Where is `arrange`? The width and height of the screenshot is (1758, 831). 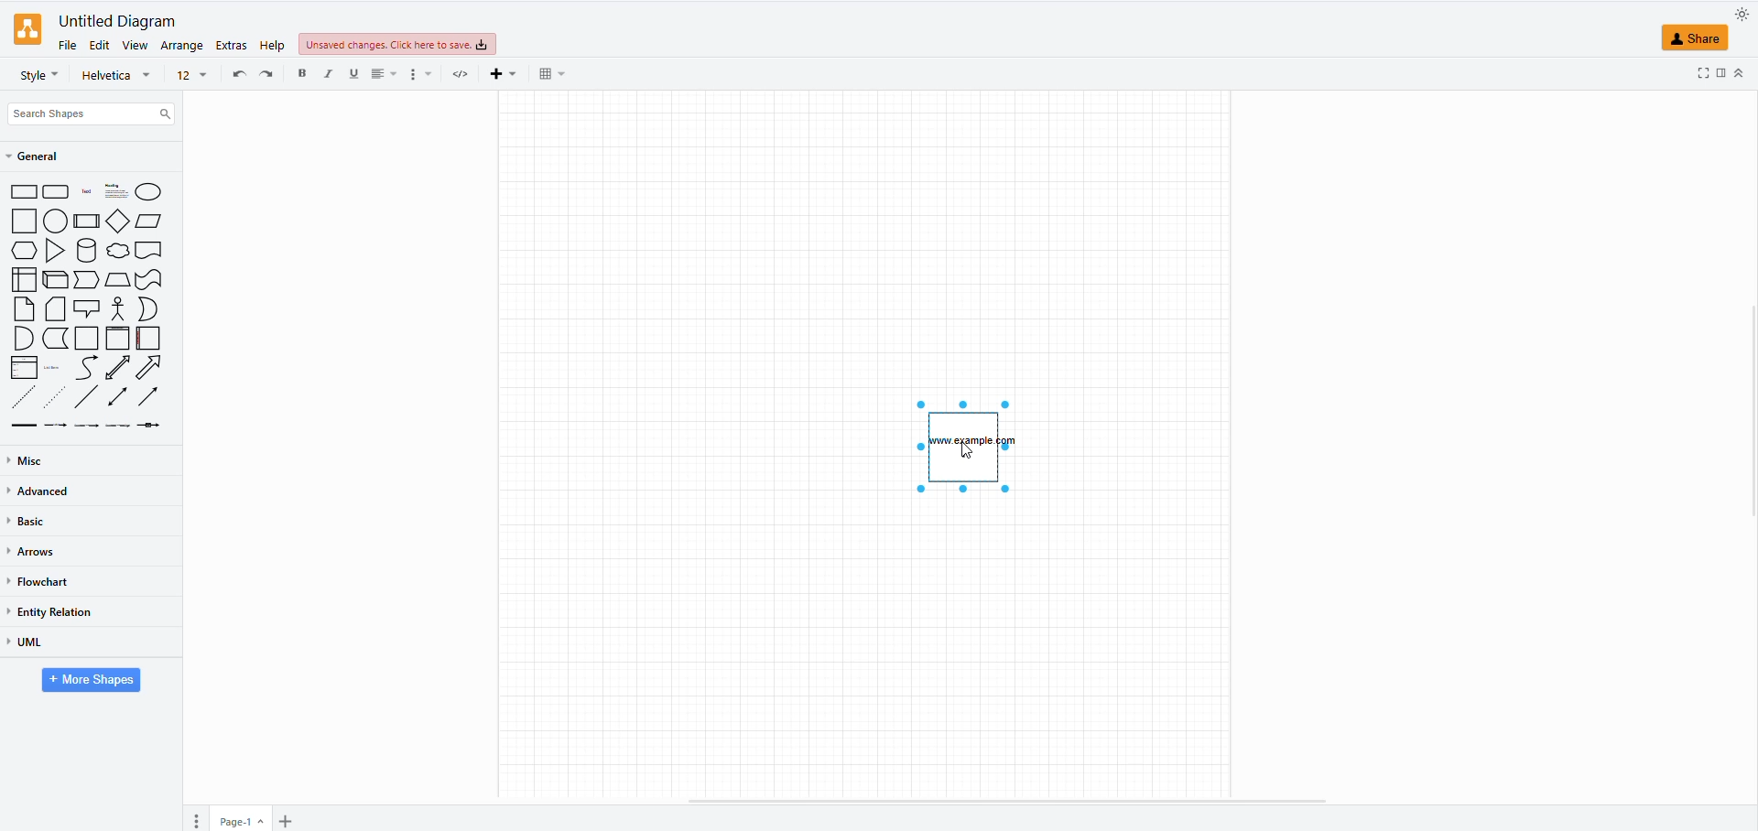 arrange is located at coordinates (180, 45).